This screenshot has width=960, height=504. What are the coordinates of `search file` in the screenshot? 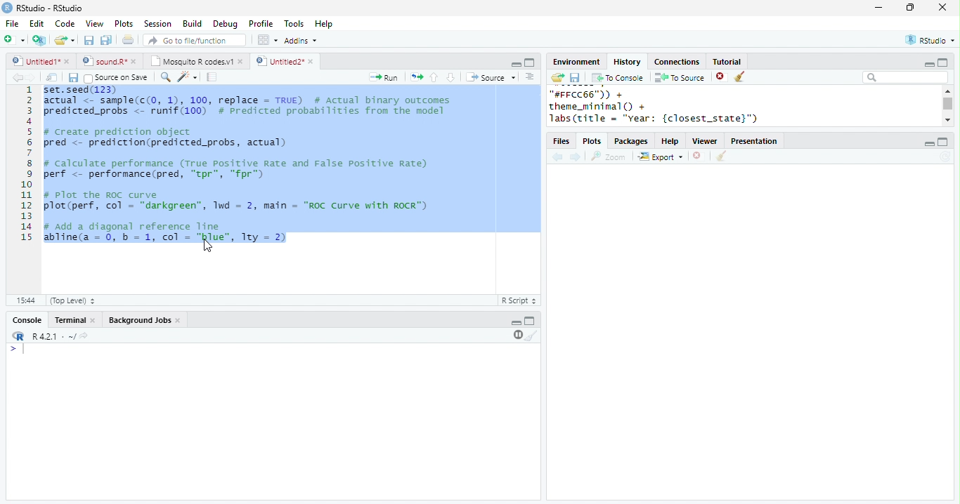 It's located at (195, 40).